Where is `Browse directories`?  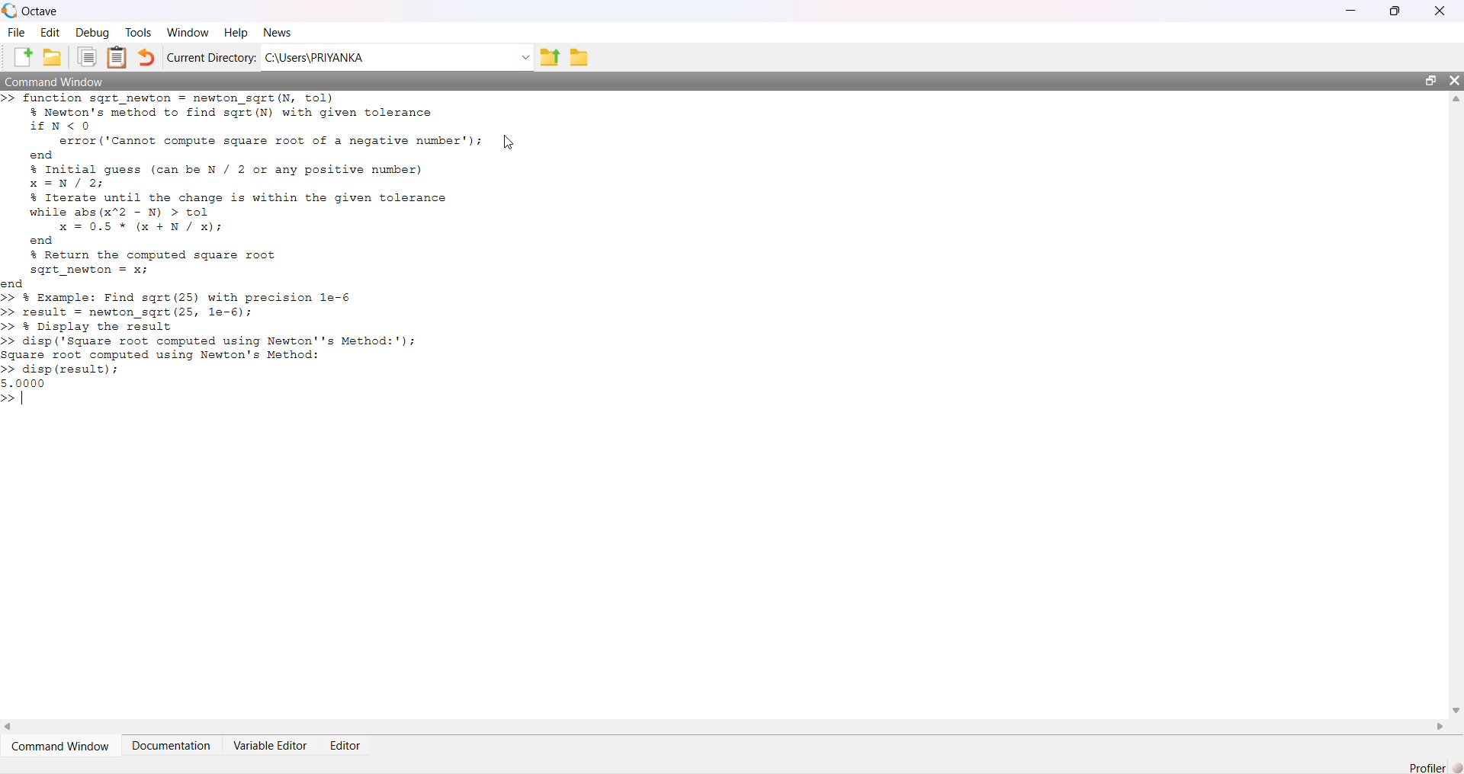
Browse directories is located at coordinates (579, 56).